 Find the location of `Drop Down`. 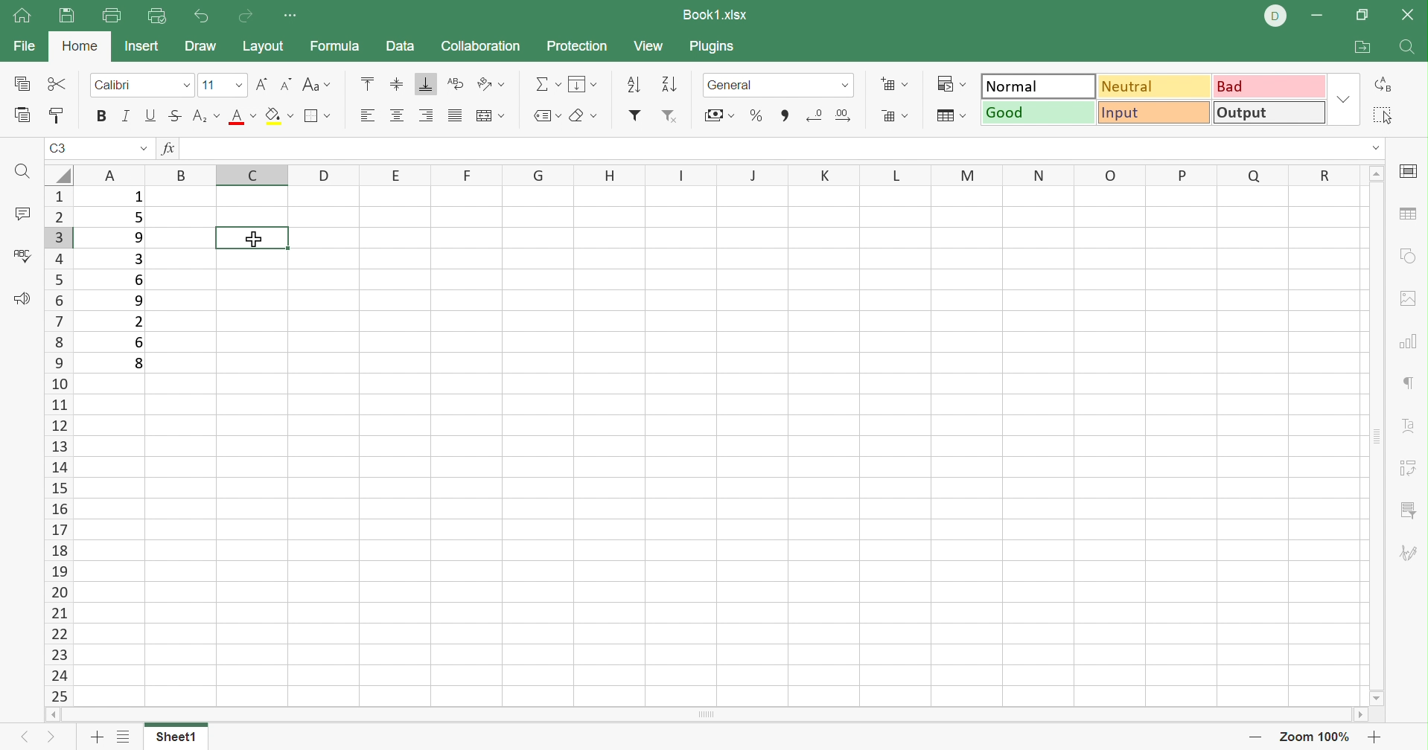

Drop Down is located at coordinates (185, 86).